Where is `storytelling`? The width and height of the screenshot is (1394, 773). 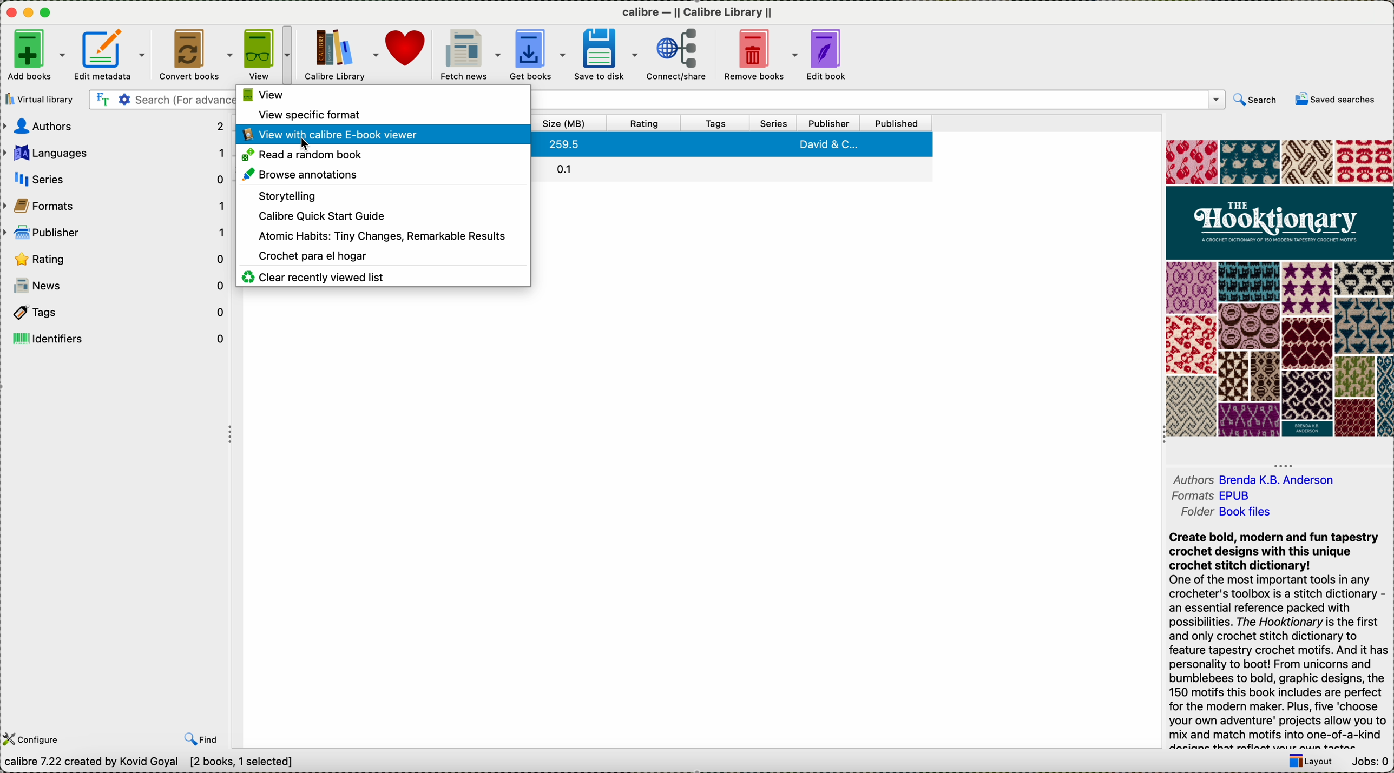 storytelling is located at coordinates (283, 195).